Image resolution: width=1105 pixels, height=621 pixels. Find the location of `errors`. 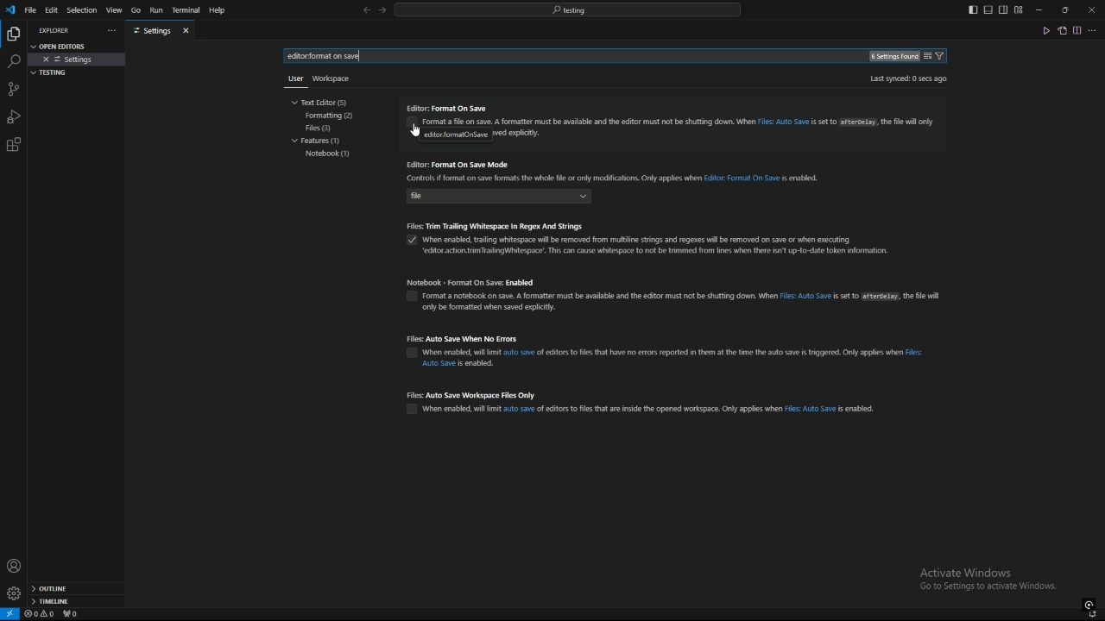

errors is located at coordinates (40, 614).